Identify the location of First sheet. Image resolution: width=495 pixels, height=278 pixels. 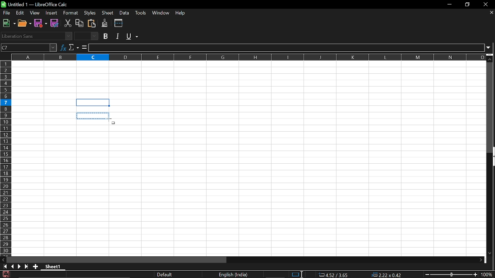
(4, 266).